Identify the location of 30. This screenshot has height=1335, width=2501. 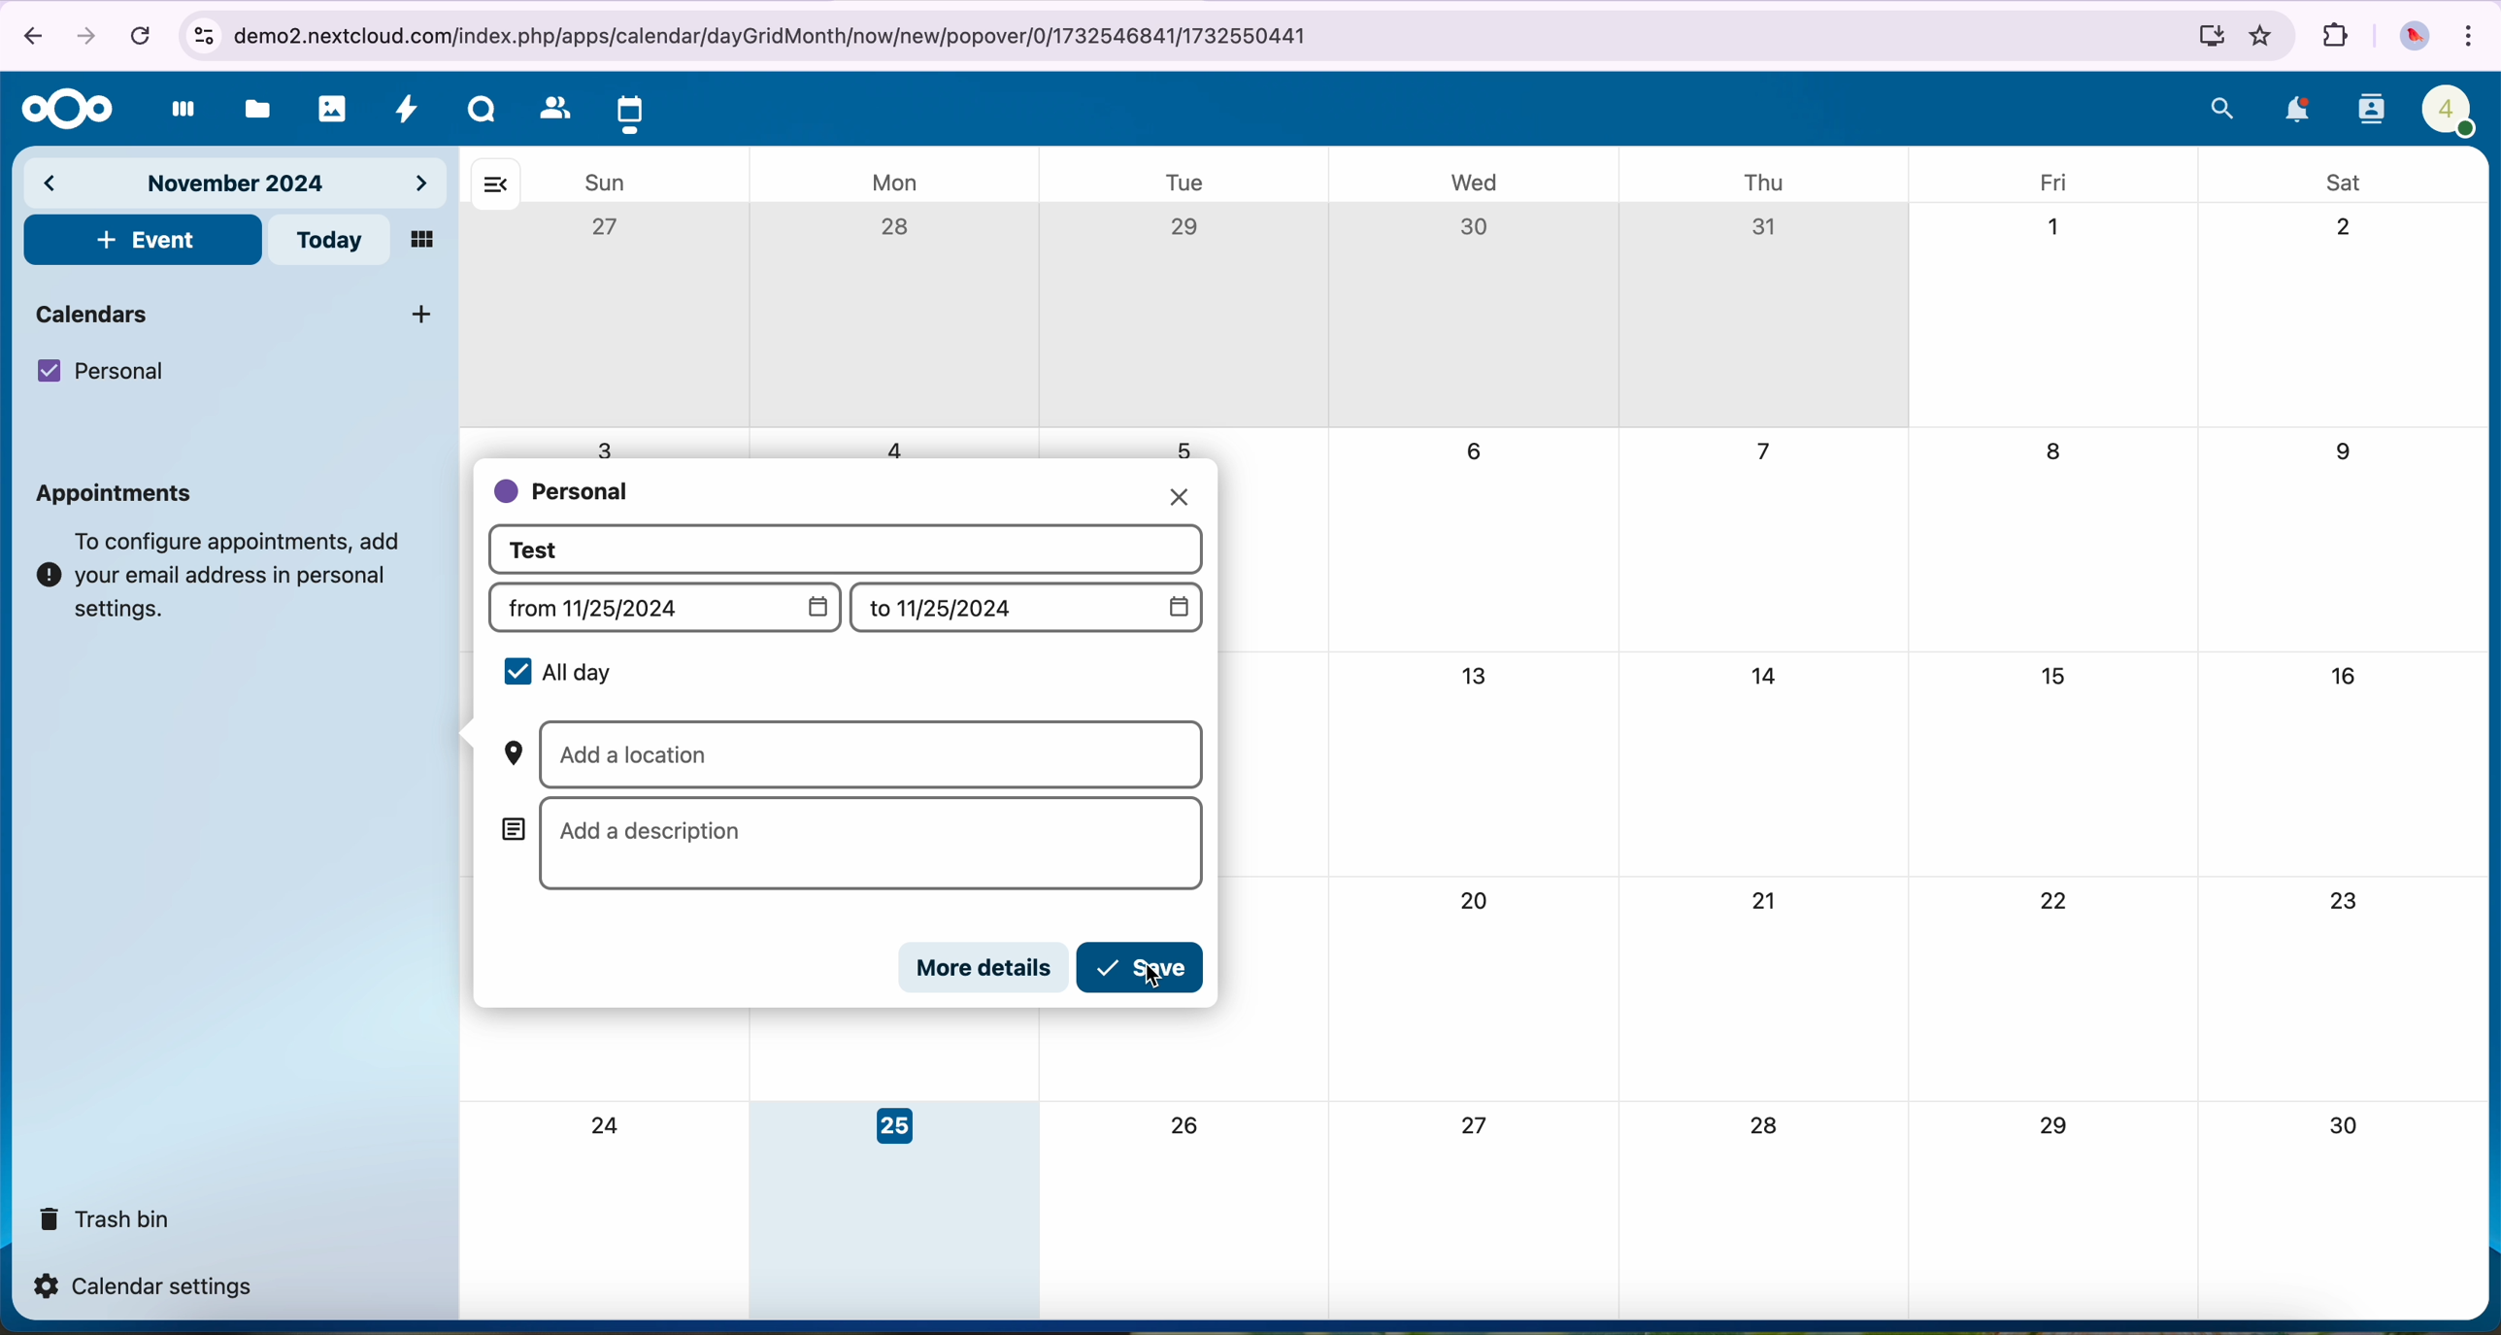
(1474, 226).